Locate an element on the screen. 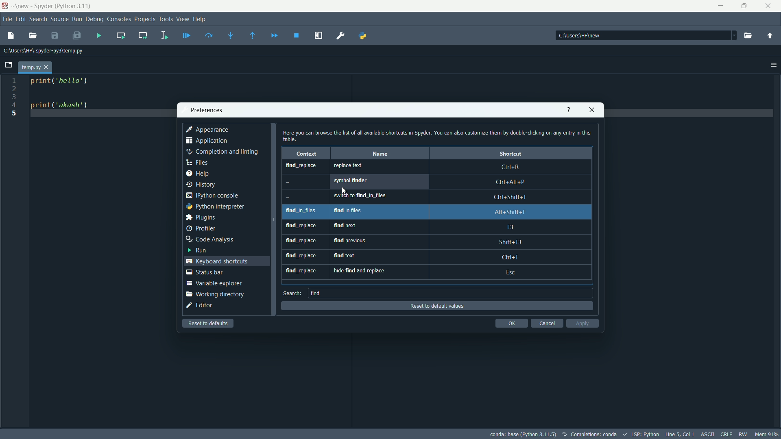 The height and width of the screenshot is (439, 781). open directory is located at coordinates (750, 37).